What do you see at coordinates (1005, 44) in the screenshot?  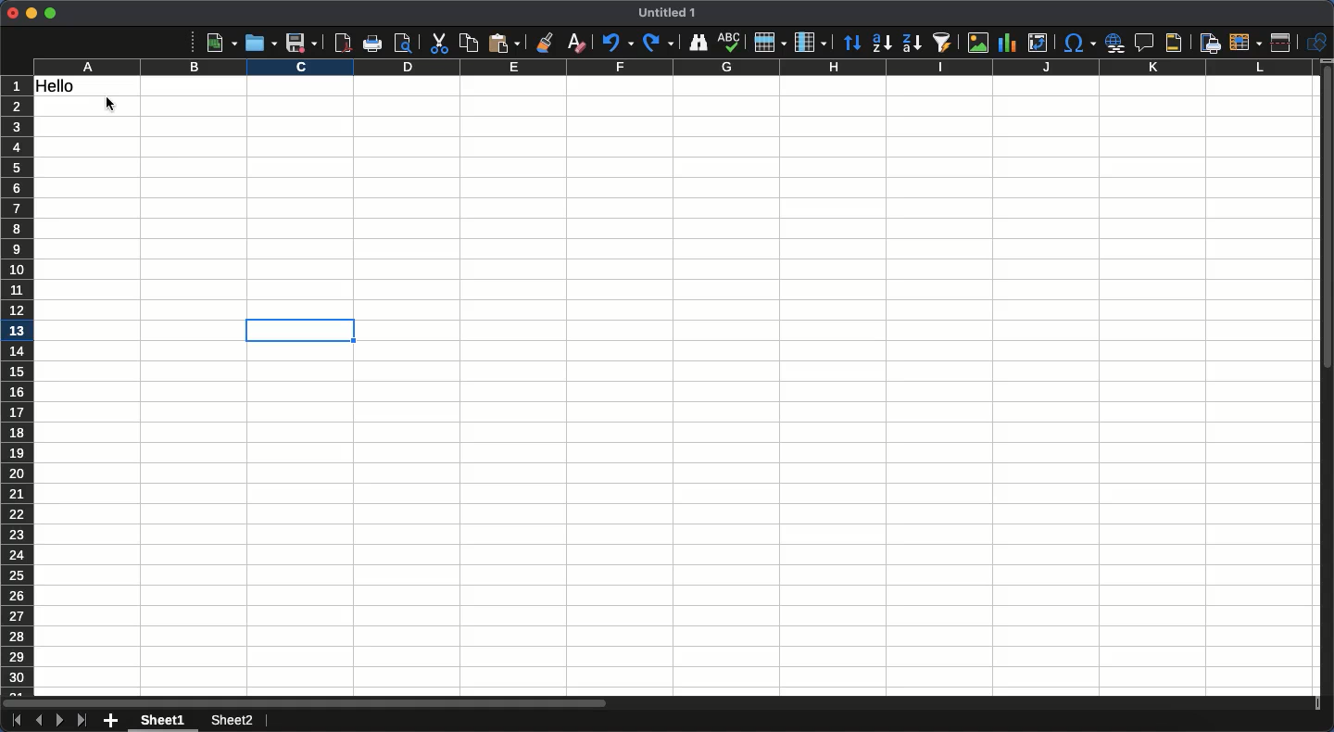 I see `Chart` at bounding box center [1005, 44].